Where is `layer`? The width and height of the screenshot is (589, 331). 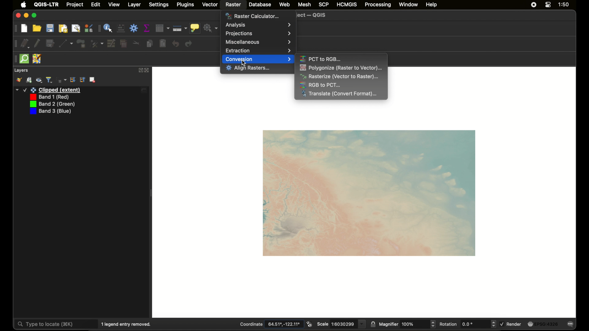
layer is located at coordinates (134, 5).